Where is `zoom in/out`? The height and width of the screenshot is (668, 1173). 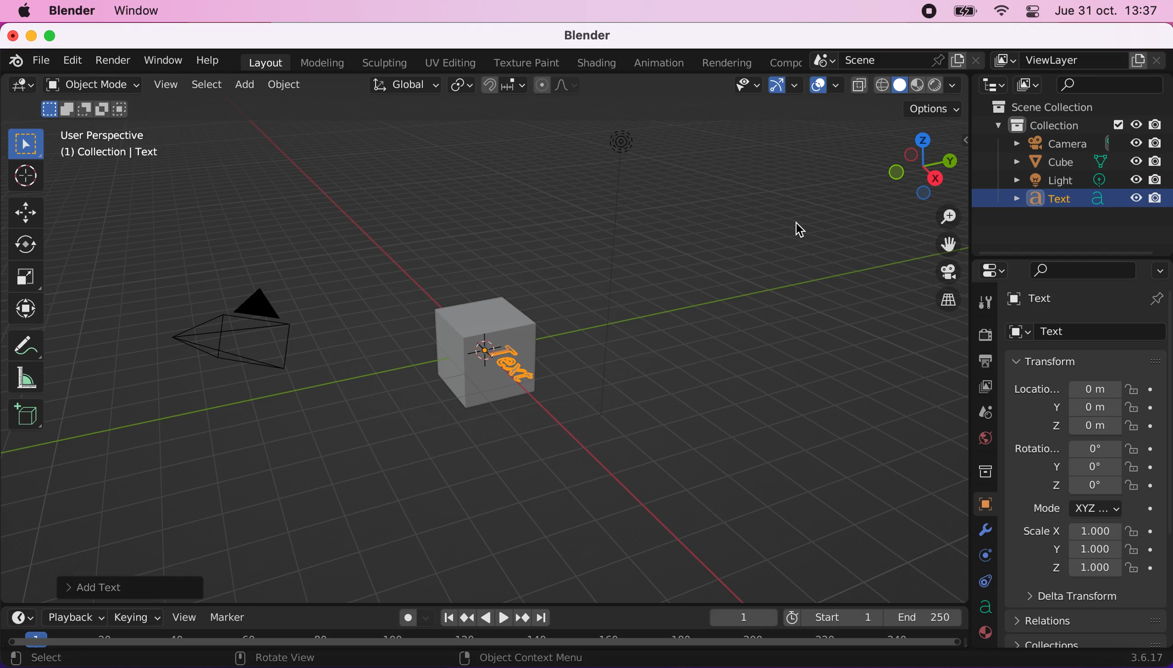
zoom in/out is located at coordinates (942, 217).